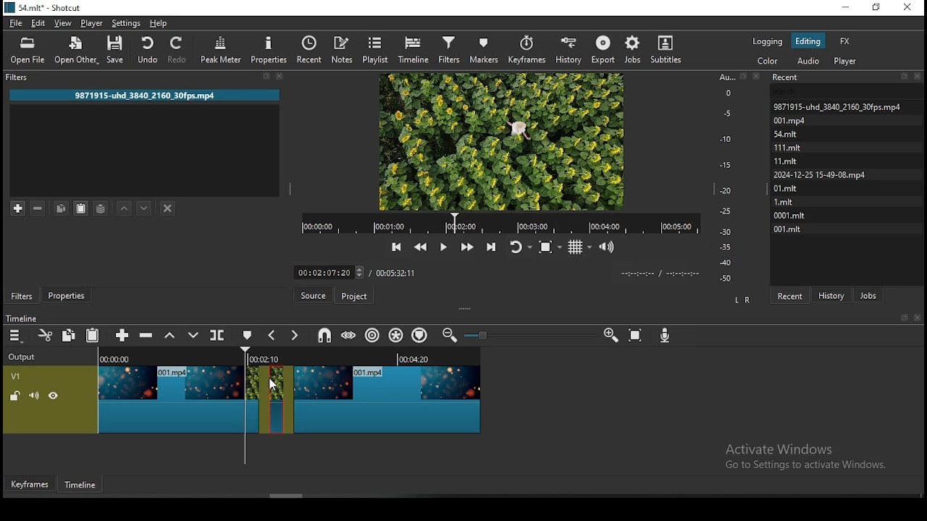  I want to click on timeline, so click(21, 318).